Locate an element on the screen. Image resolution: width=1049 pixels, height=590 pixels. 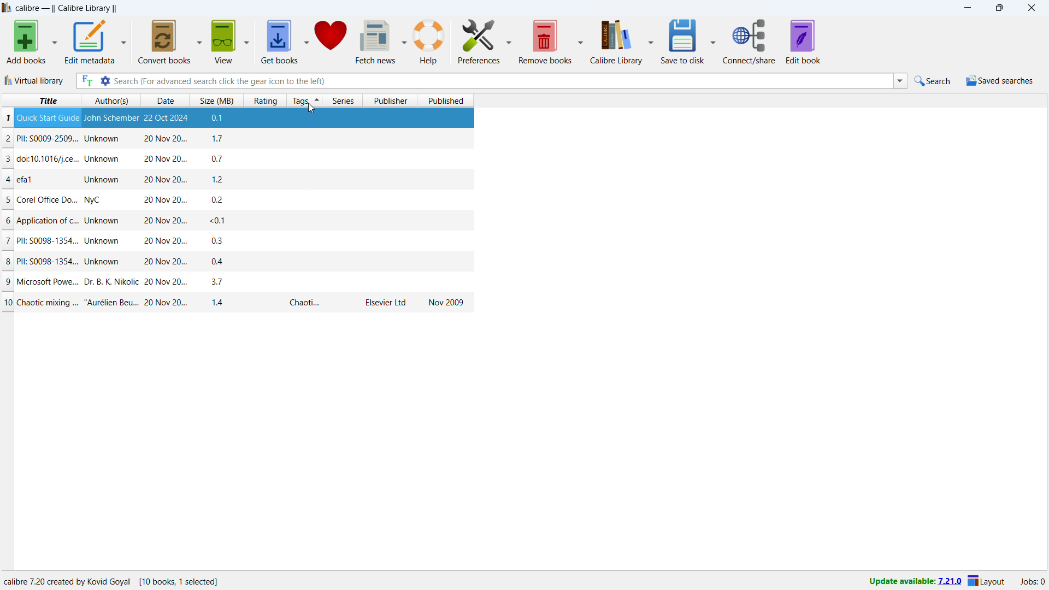
add books options is located at coordinates (54, 41).